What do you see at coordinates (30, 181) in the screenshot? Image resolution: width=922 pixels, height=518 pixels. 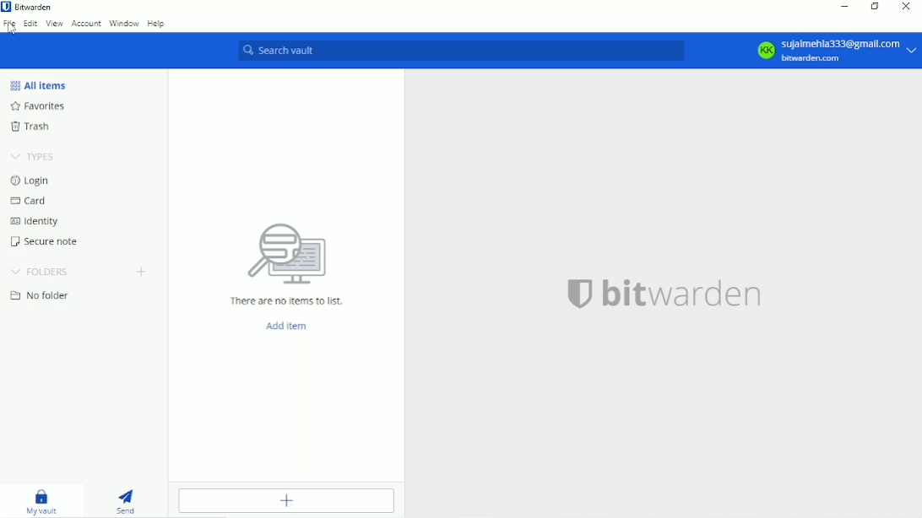 I see `Login` at bounding box center [30, 181].